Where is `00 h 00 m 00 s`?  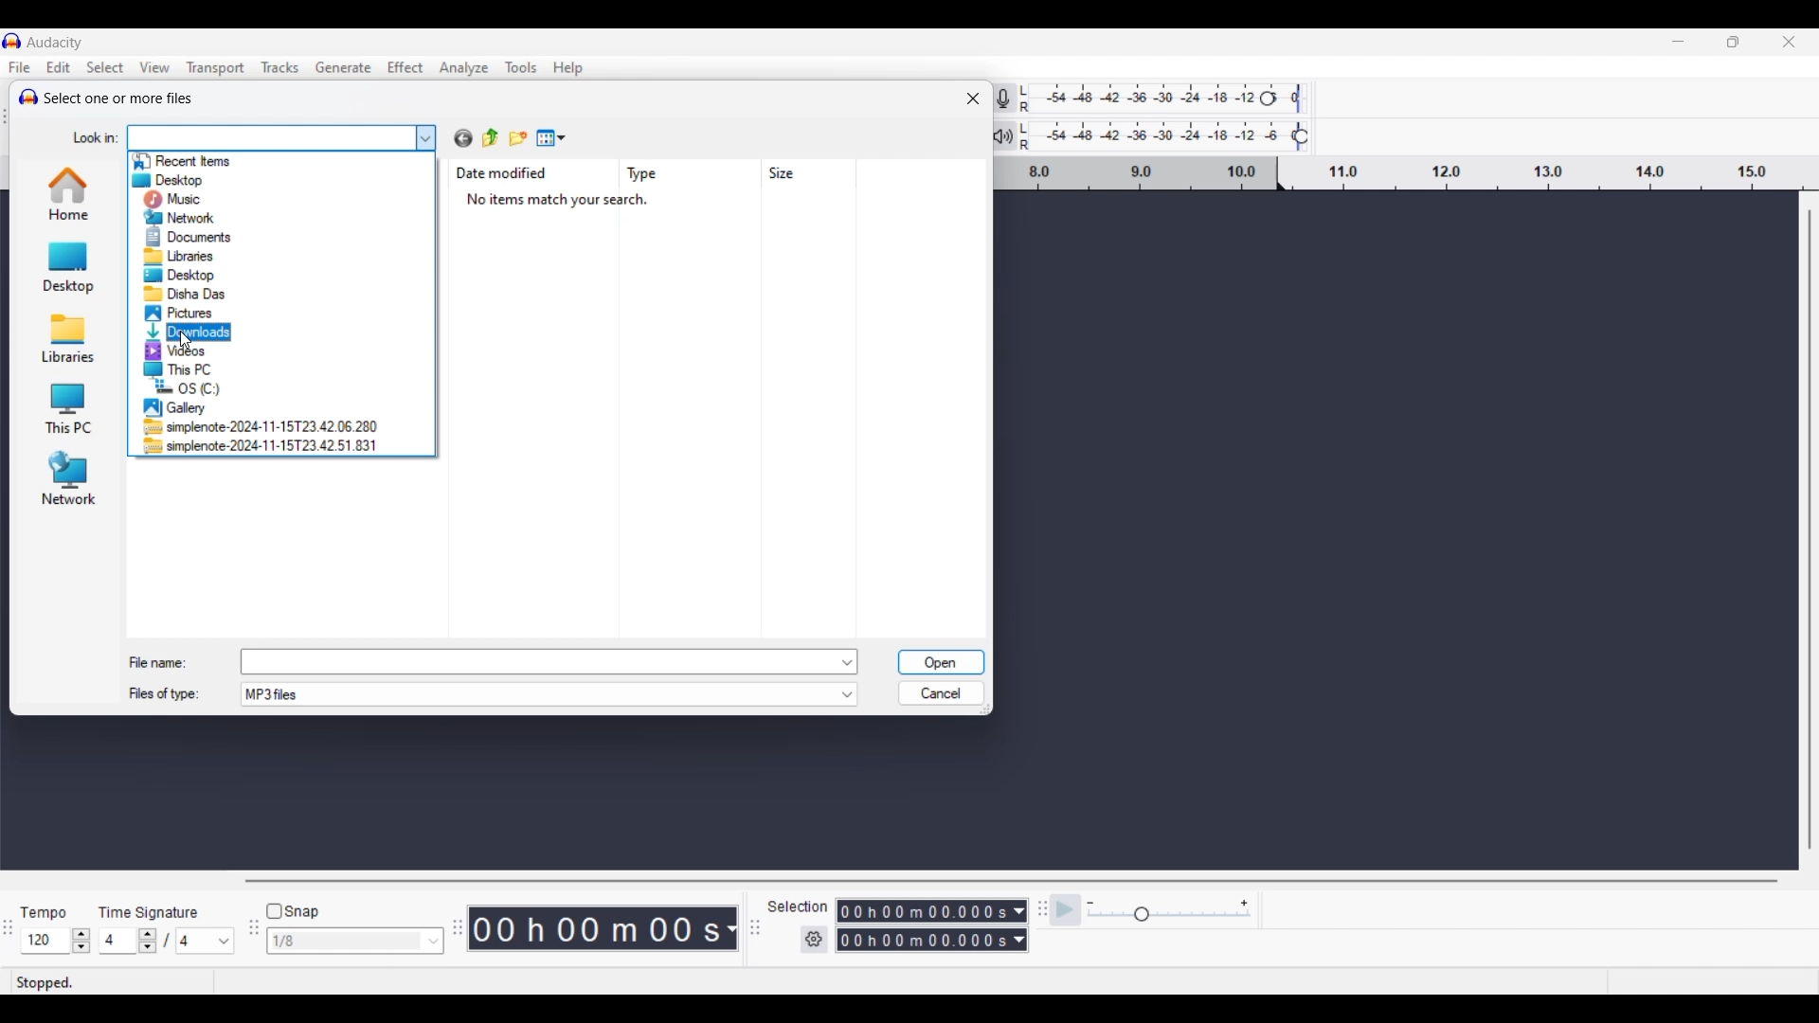 00 h 00 m 00 s is located at coordinates (606, 929).